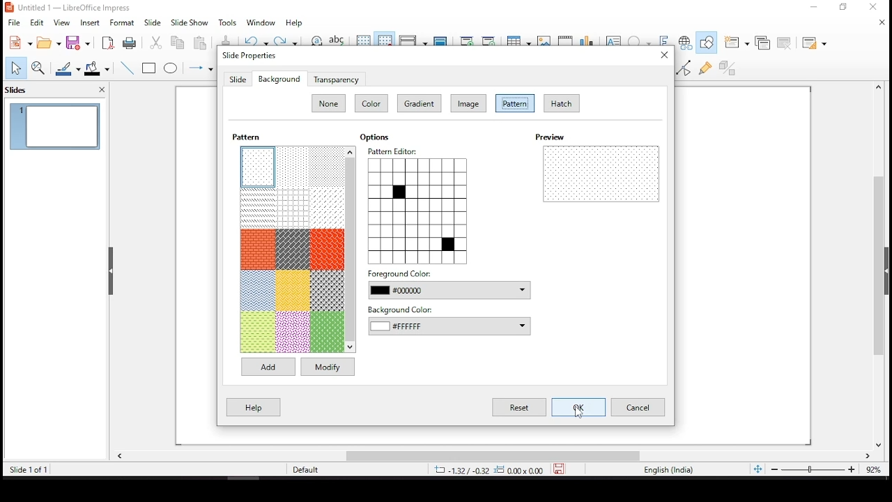 The width and height of the screenshot is (892, 502). Describe the element at coordinates (707, 68) in the screenshot. I see `show gluepoint functions` at that location.